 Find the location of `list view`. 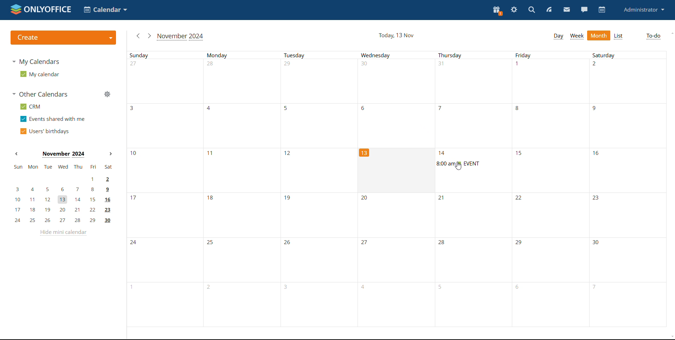

list view is located at coordinates (619, 36).